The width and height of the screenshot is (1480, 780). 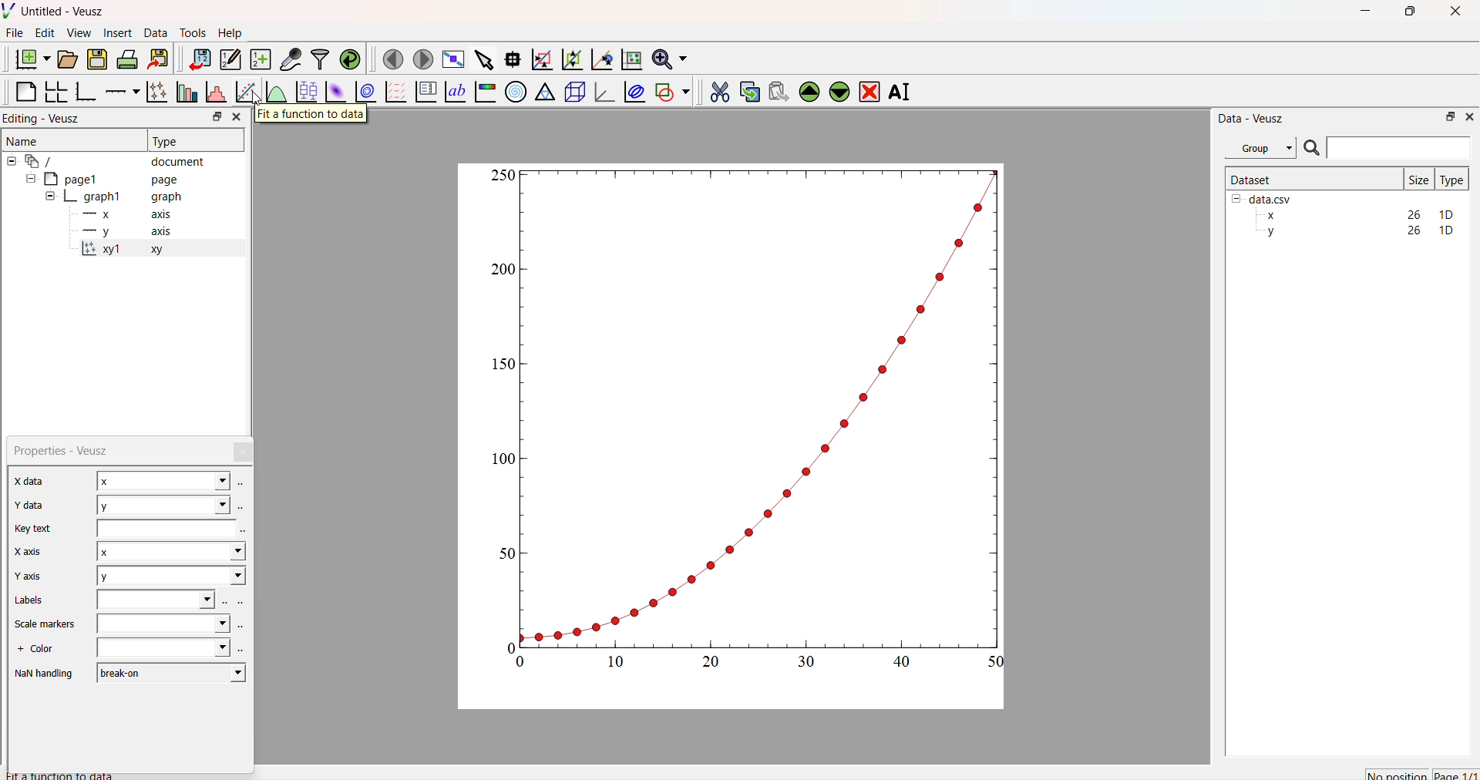 What do you see at coordinates (1356, 230) in the screenshot?
I see `y 26 1D` at bounding box center [1356, 230].